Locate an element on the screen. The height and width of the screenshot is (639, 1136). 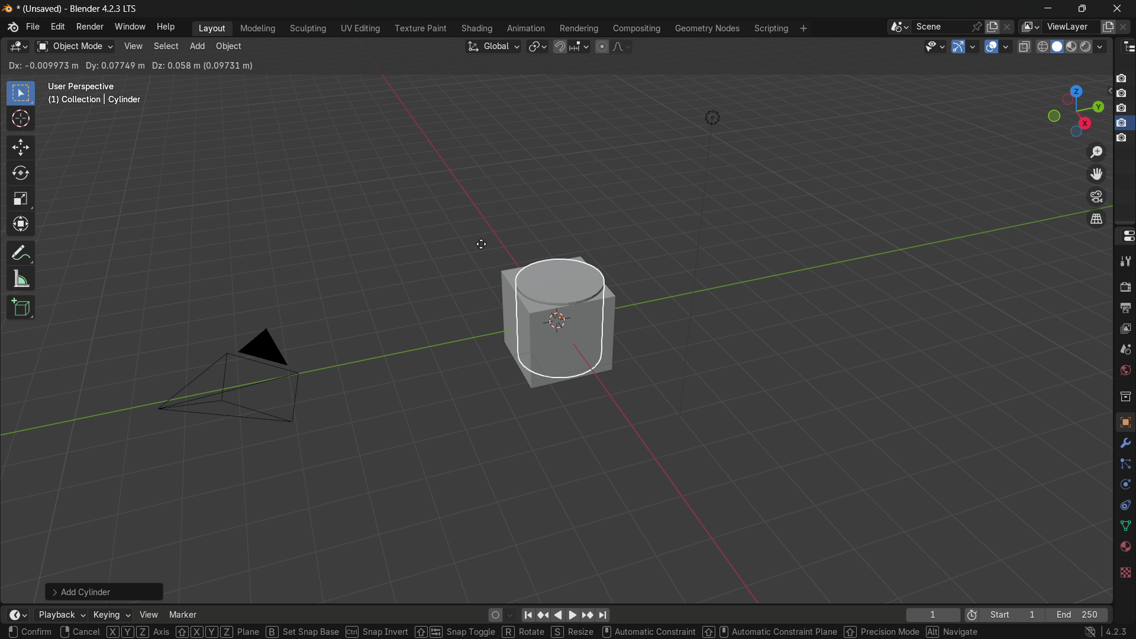
scale is located at coordinates (20, 199).